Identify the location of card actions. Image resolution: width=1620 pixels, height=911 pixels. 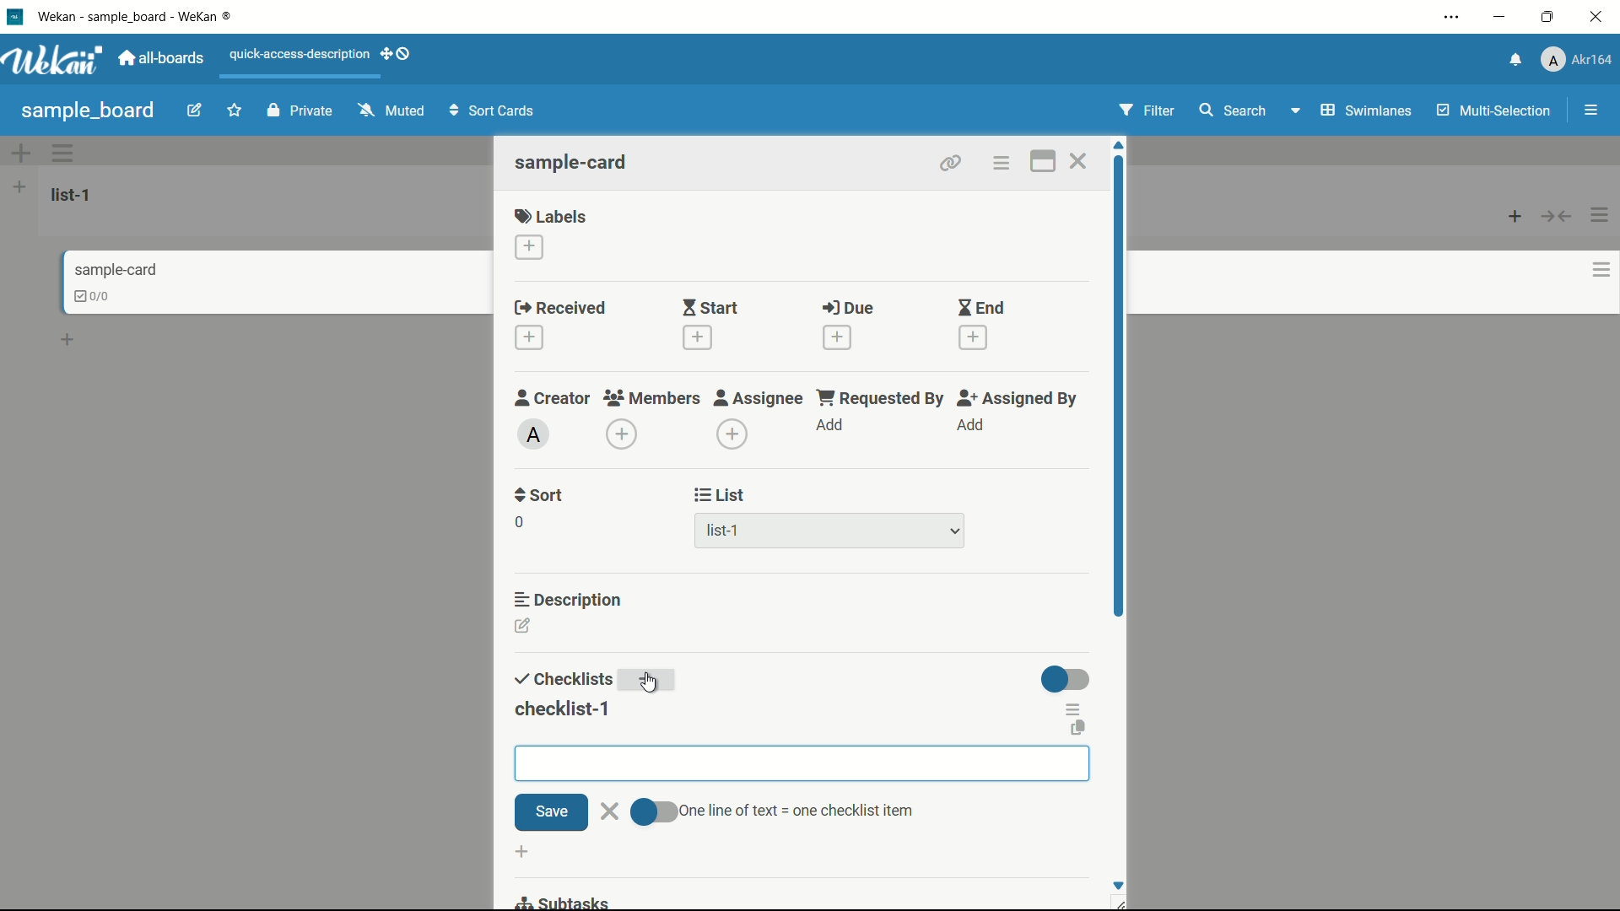
(1000, 164).